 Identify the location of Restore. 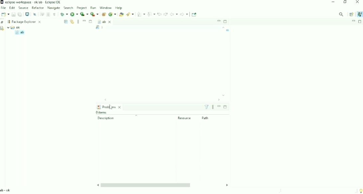
(3, 23).